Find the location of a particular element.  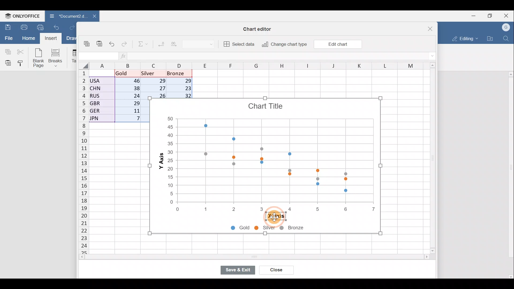

Summation is located at coordinates (140, 45).